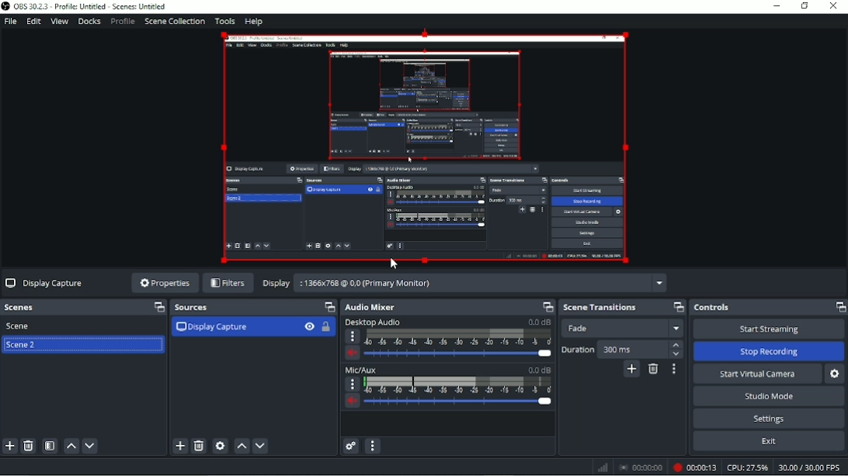  Describe the element at coordinates (50, 447) in the screenshot. I see `Open scene filters` at that location.